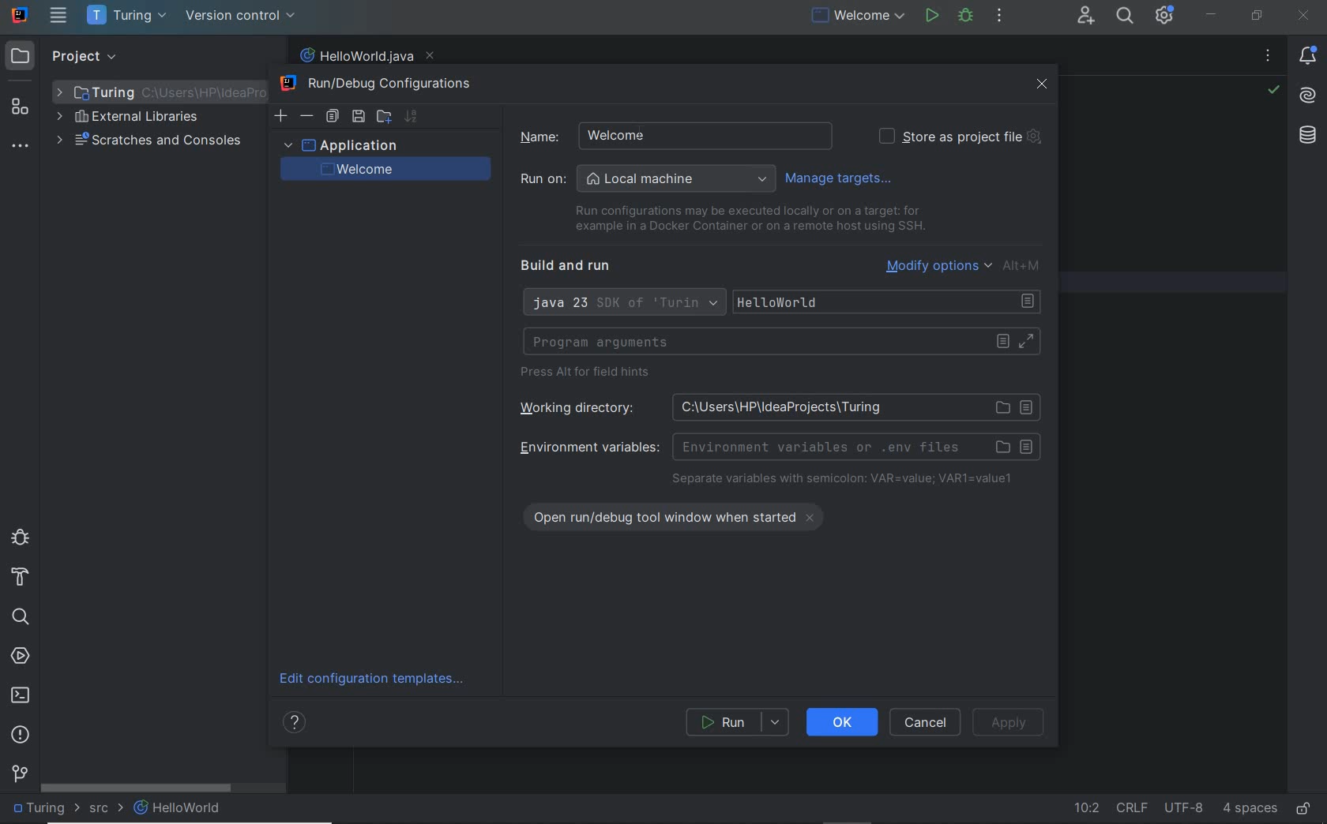 The image size is (1327, 824). I want to click on cursor, so click(648, 136).